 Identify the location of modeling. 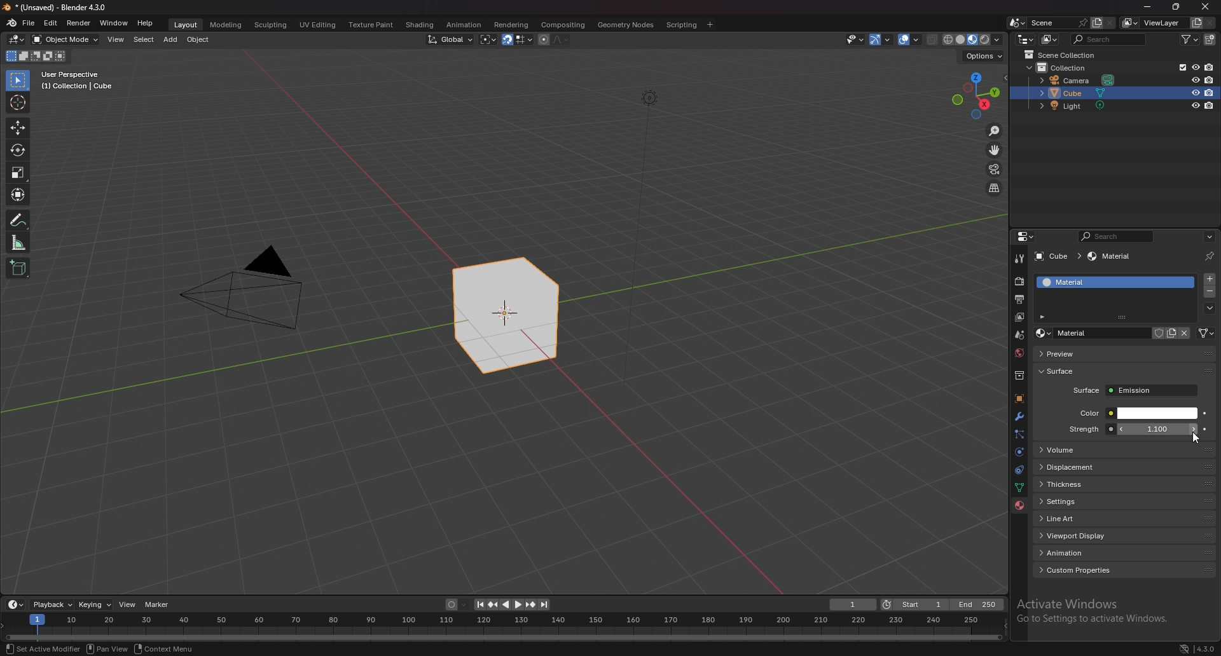
(225, 24).